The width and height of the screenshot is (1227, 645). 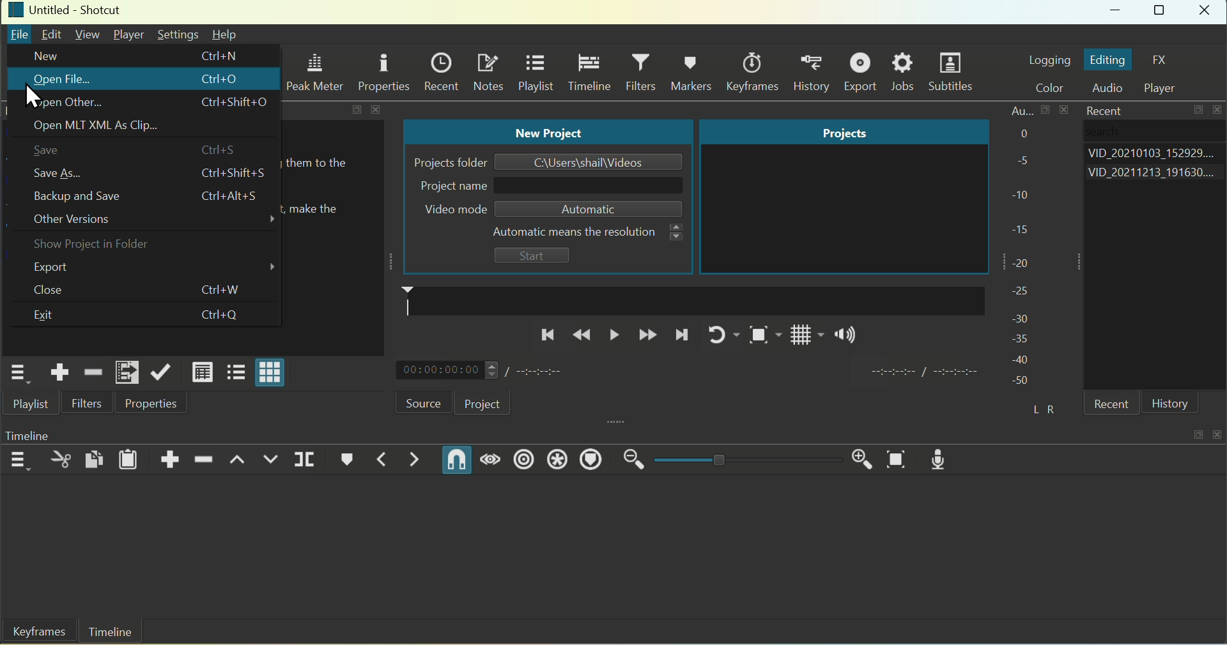 I want to click on Automatic, so click(x=582, y=209).